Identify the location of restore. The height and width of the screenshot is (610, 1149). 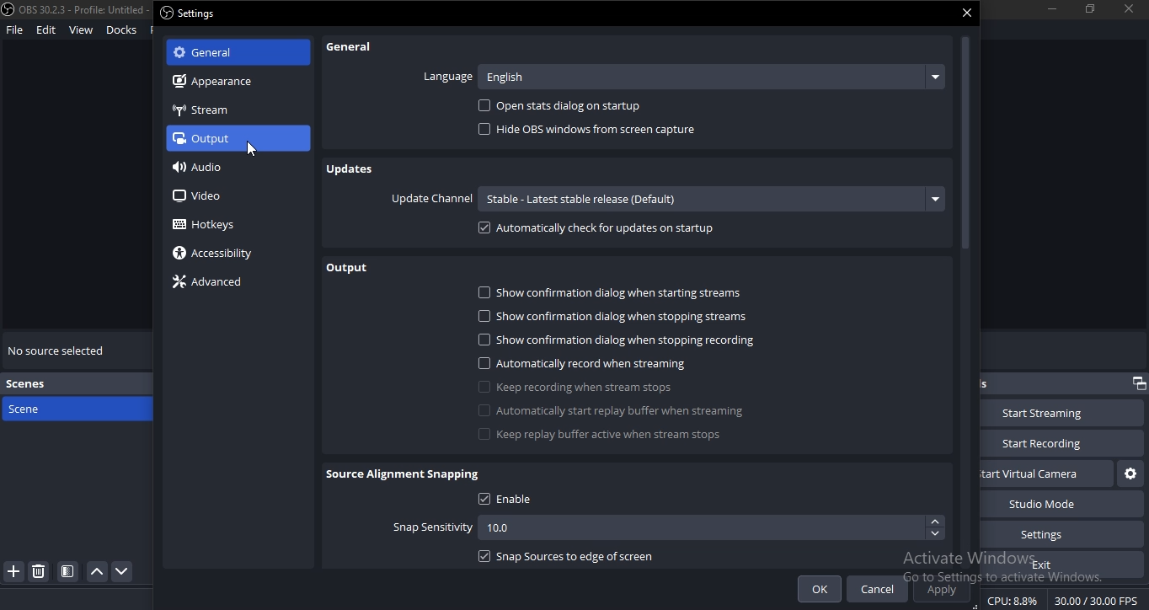
(1137, 383).